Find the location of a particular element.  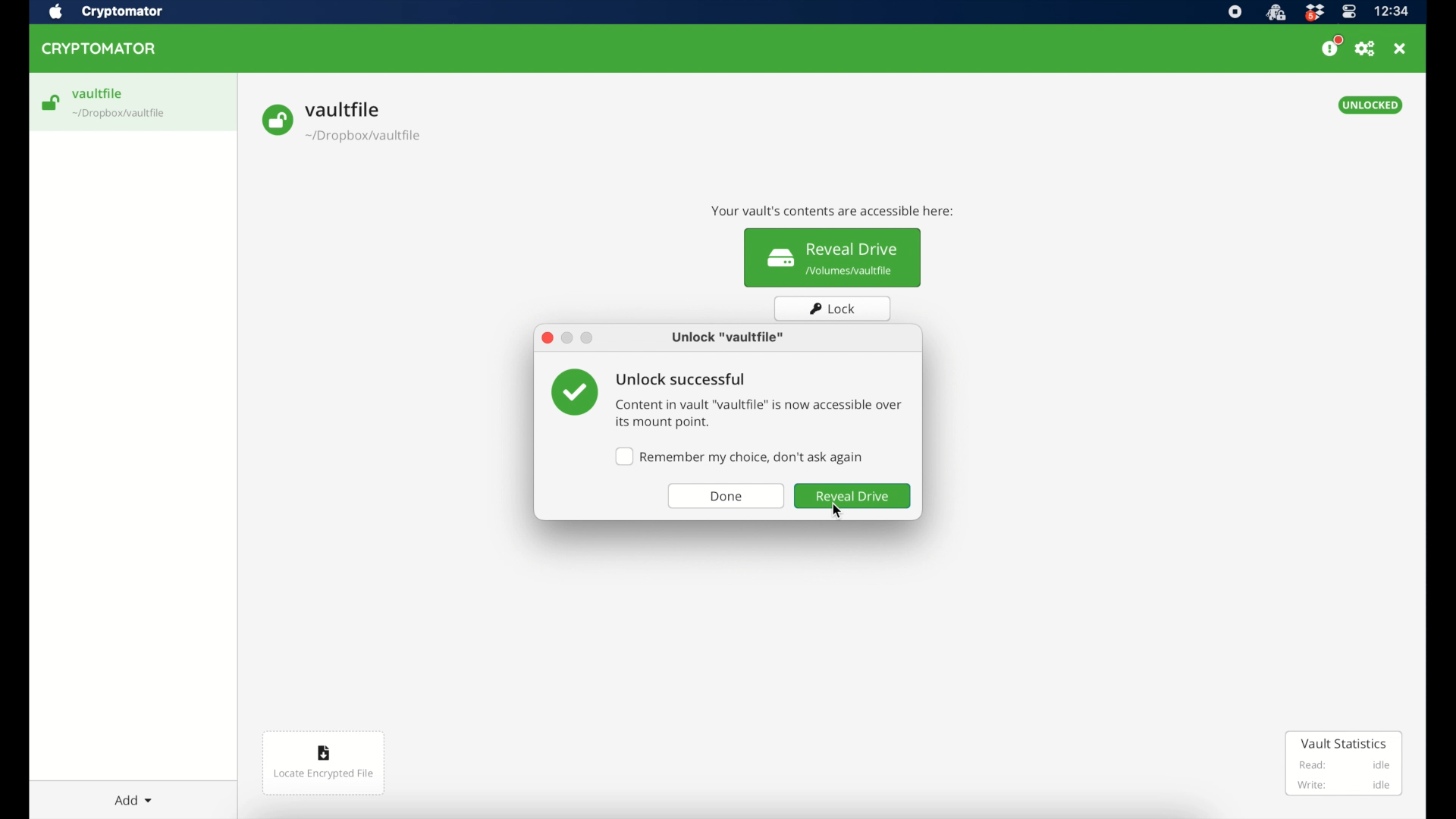

vault file is located at coordinates (342, 121).